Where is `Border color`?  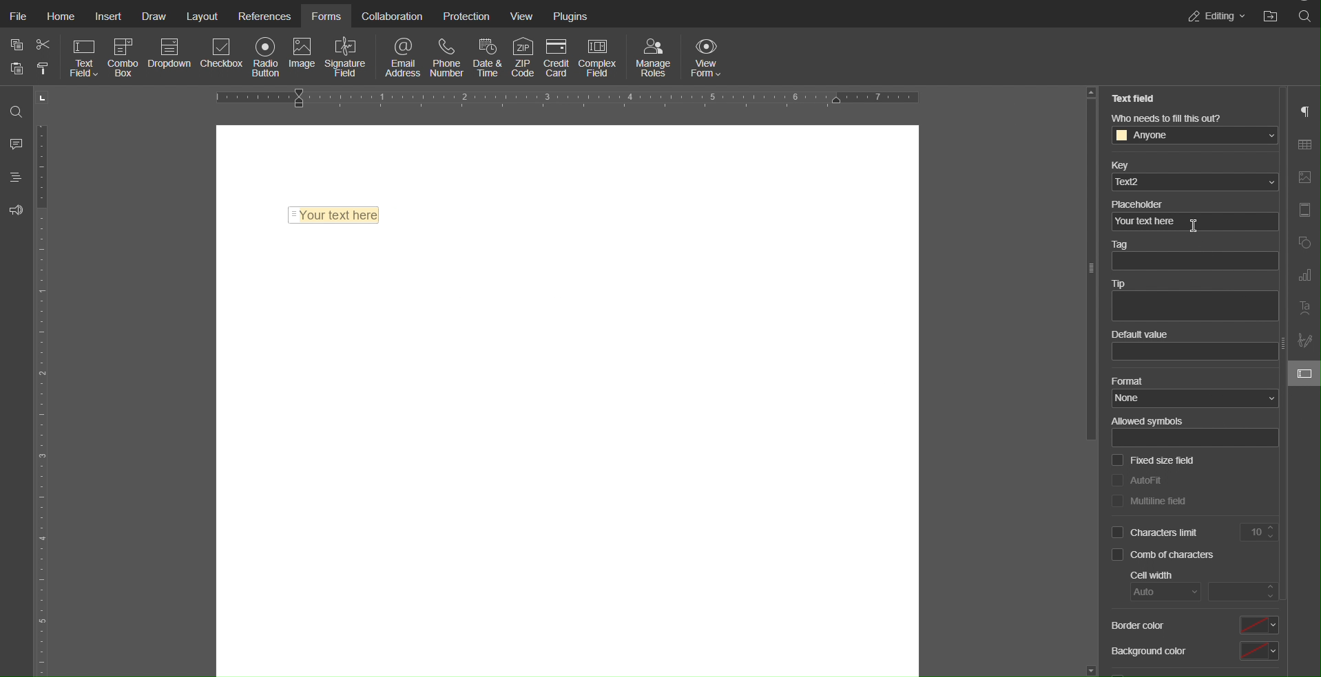 Border color is located at coordinates (1194, 625).